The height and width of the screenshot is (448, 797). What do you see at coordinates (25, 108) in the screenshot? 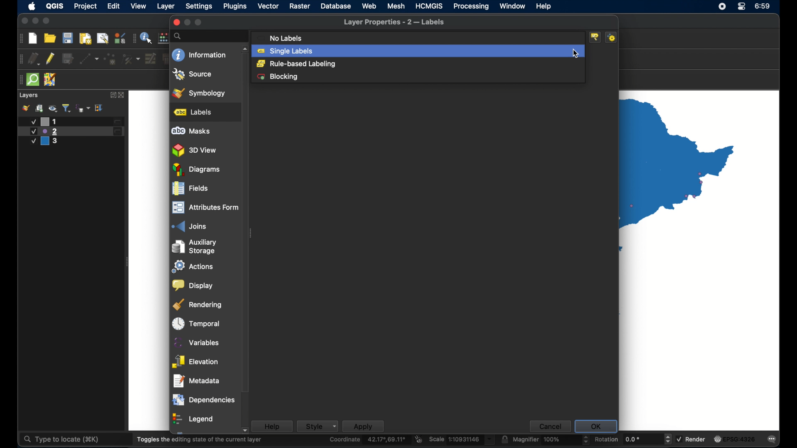
I see `styling panel` at bounding box center [25, 108].